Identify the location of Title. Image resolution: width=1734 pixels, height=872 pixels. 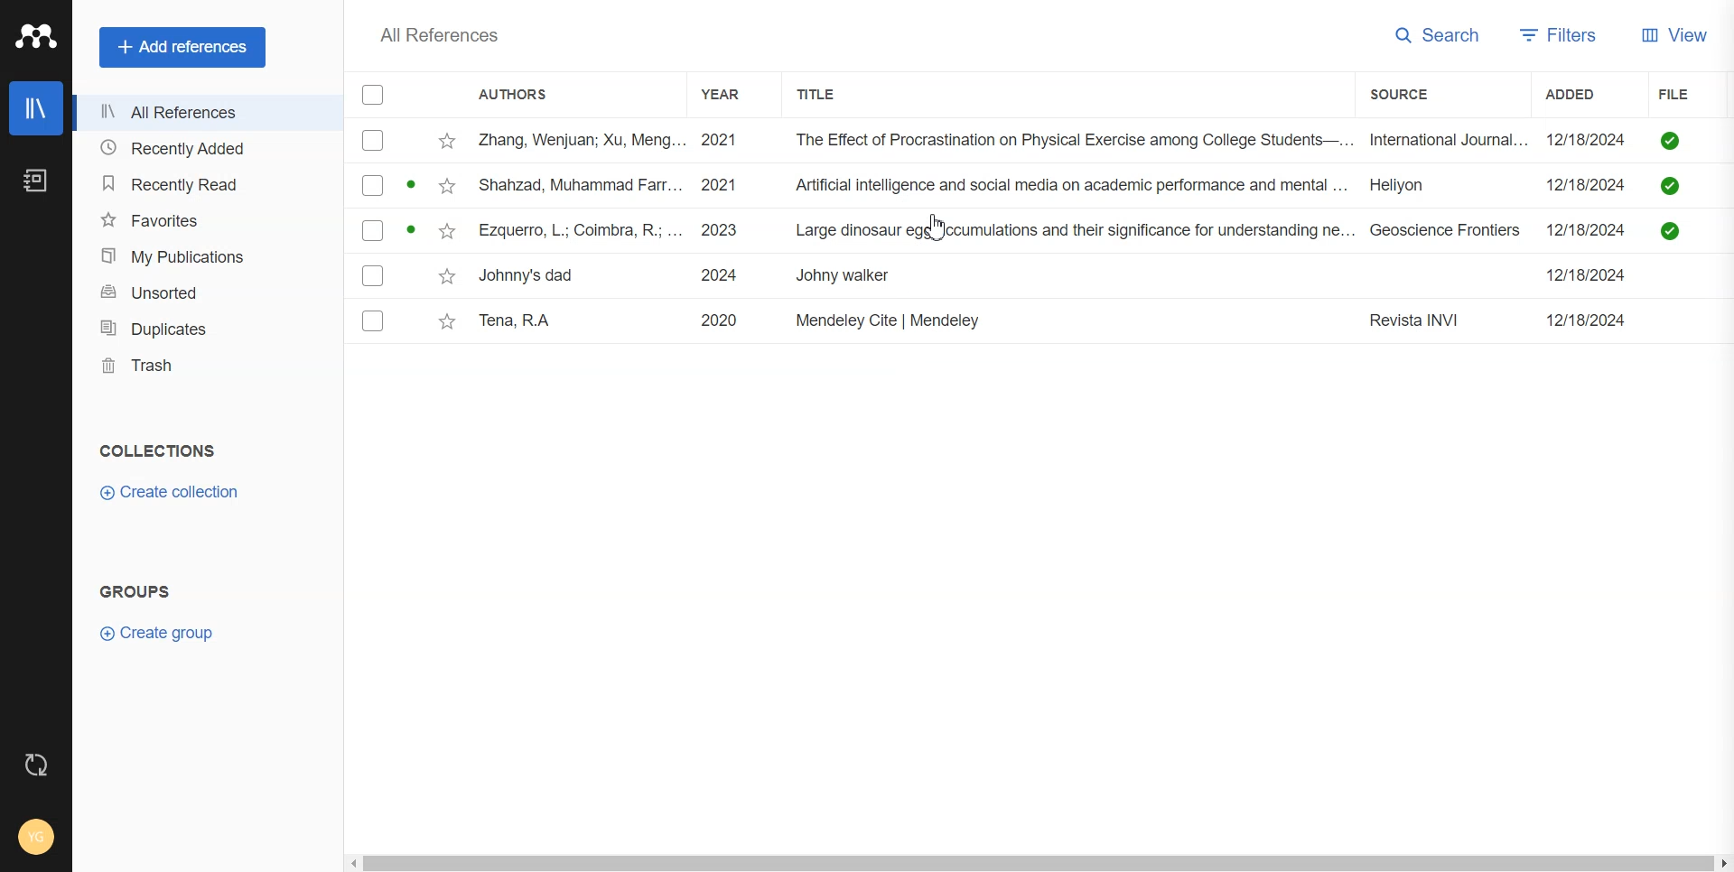
(830, 92).